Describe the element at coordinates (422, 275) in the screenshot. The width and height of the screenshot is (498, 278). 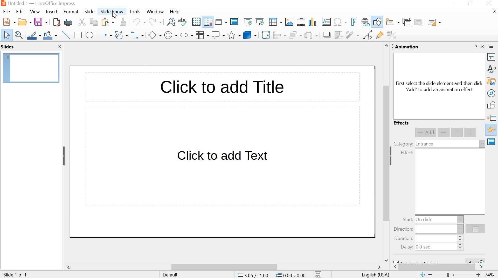
I see `fit slide to current view` at that location.